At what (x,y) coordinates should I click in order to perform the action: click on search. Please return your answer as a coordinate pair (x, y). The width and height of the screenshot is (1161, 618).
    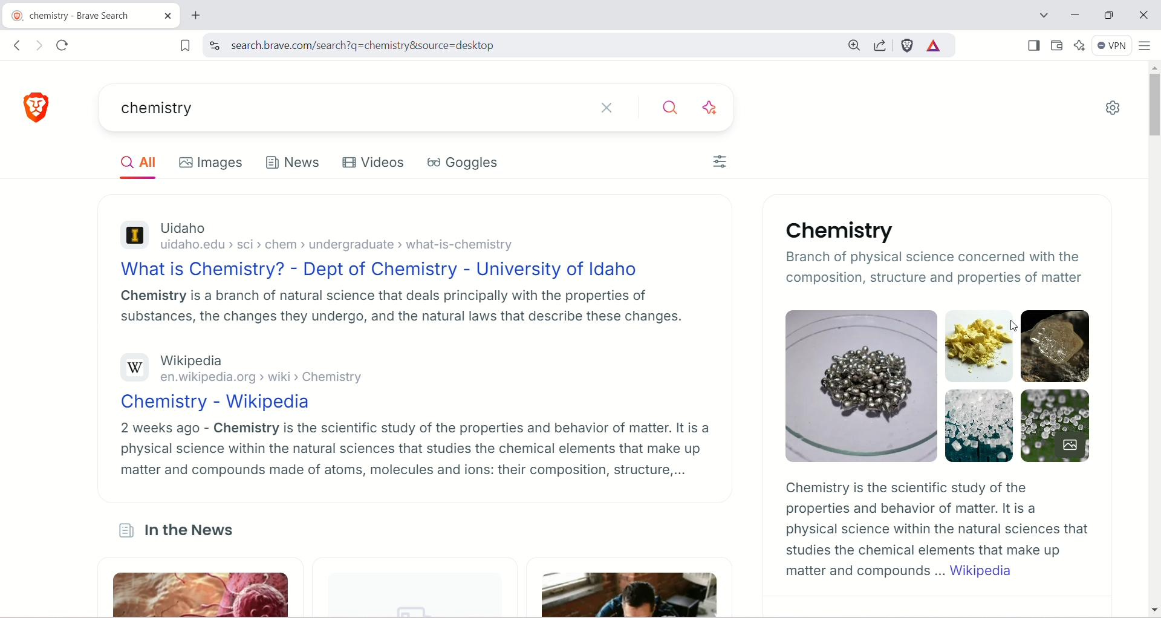
    Looking at the image, I should click on (669, 105).